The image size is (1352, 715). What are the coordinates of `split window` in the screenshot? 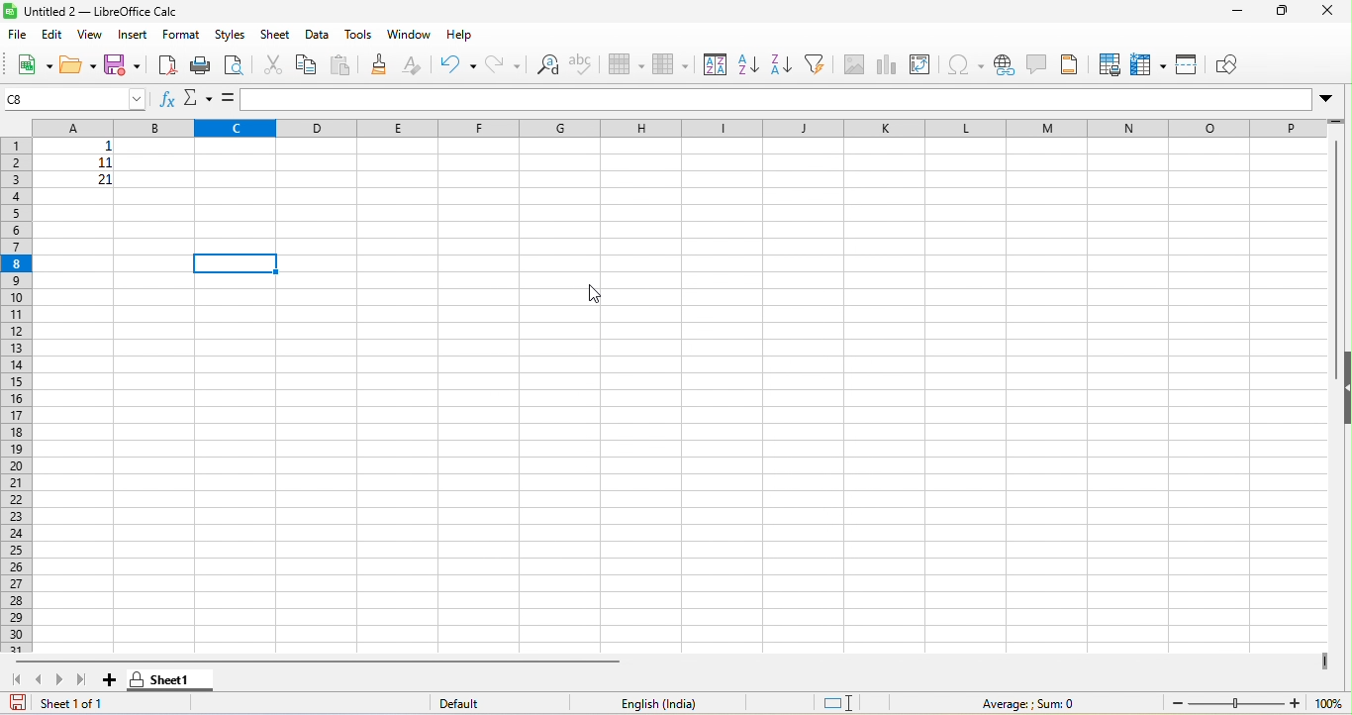 It's located at (1199, 66).